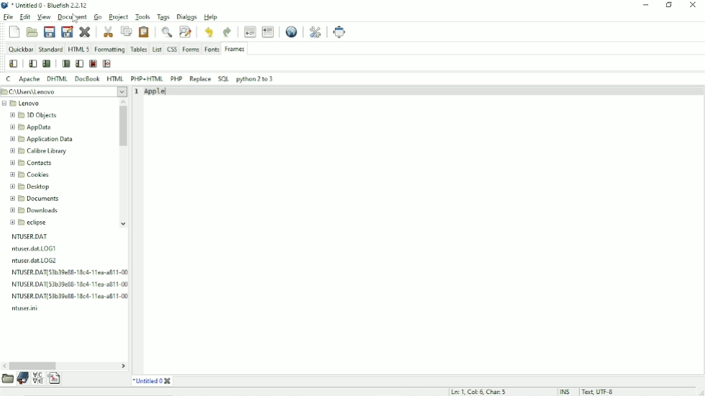 Image resolution: width=705 pixels, height=396 pixels. What do you see at coordinates (693, 6) in the screenshot?
I see `Close` at bounding box center [693, 6].